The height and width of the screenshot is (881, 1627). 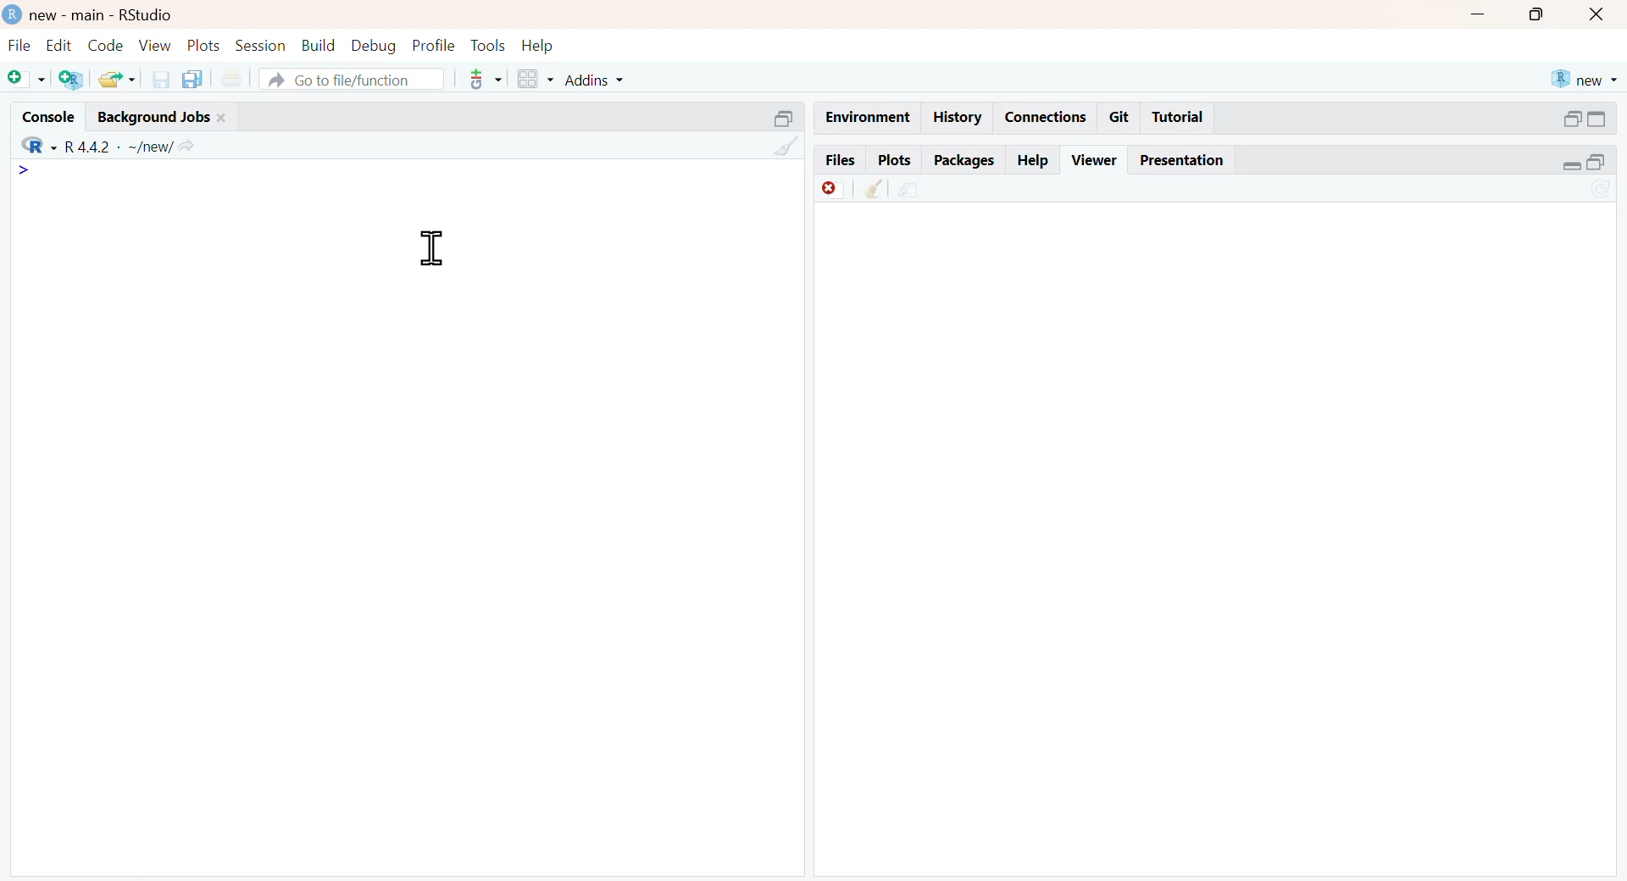 I want to click on Save all open documents, so click(x=192, y=79).